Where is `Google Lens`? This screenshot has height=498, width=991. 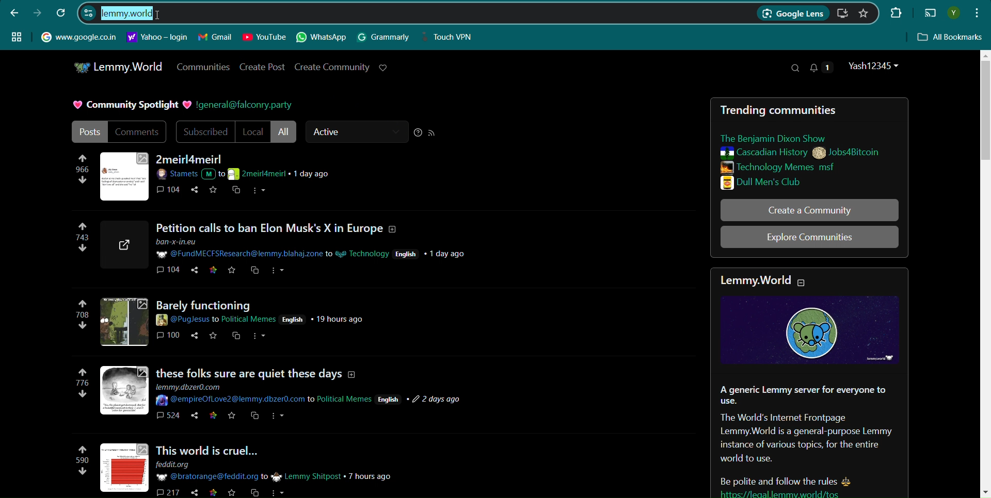 Google Lens is located at coordinates (792, 14).